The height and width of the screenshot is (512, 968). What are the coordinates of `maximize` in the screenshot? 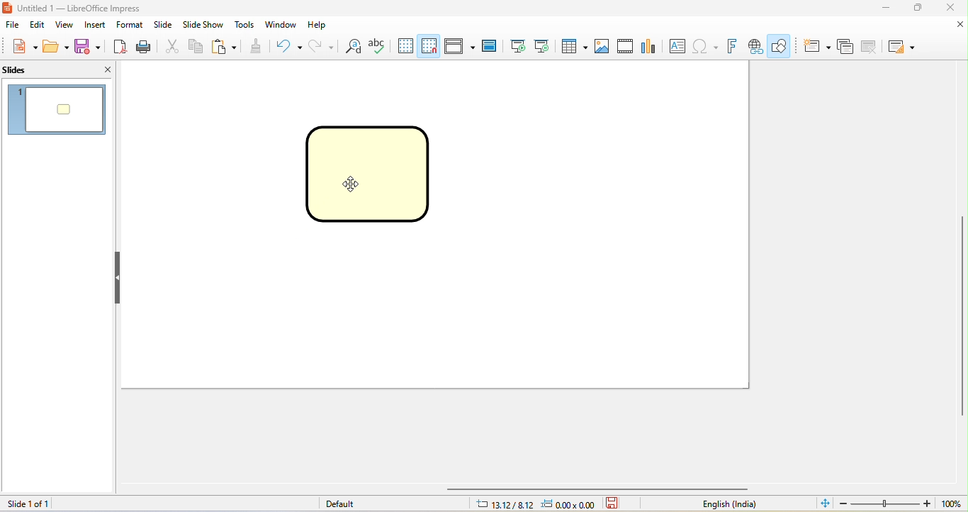 It's located at (918, 8).